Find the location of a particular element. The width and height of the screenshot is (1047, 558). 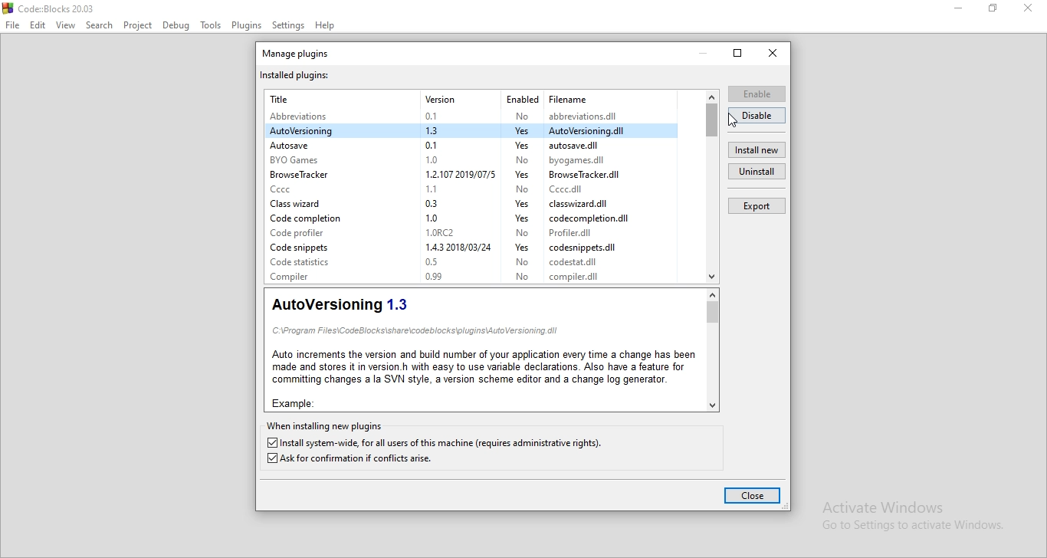

Profiler.dll is located at coordinates (580, 232).